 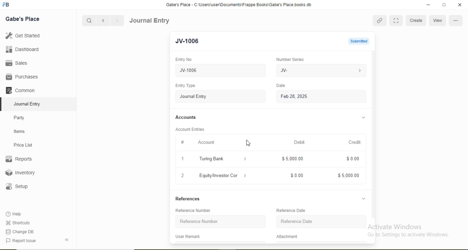 What do you see at coordinates (290, 60) in the screenshot?
I see `Number Series` at bounding box center [290, 60].